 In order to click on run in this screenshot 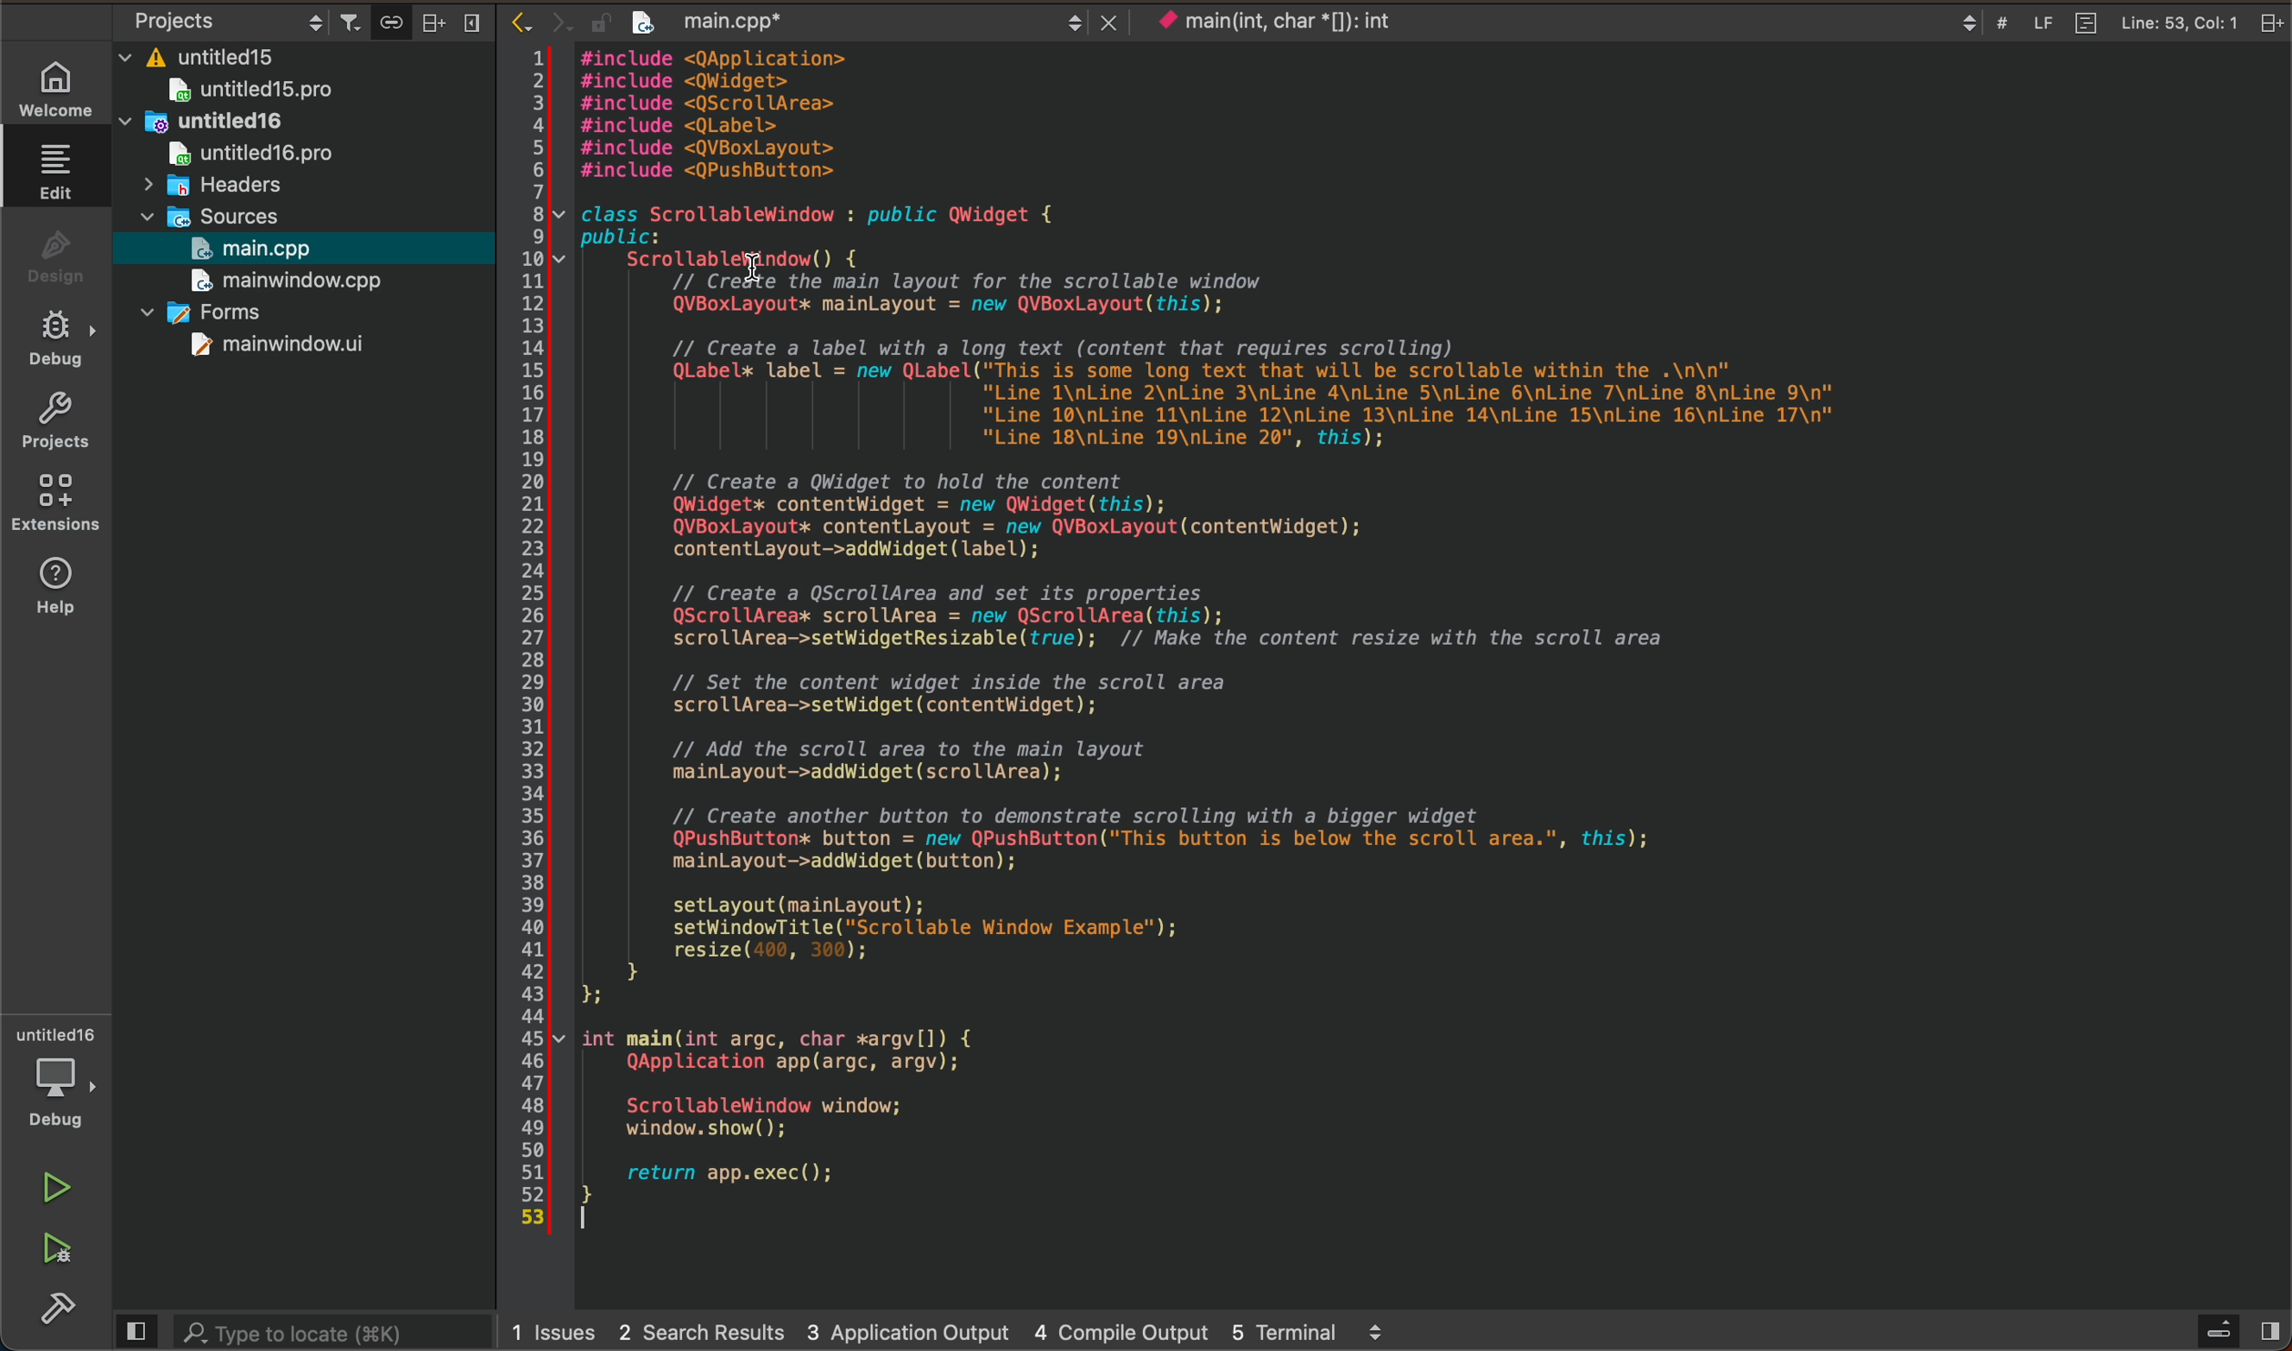, I will do `click(48, 1191)`.